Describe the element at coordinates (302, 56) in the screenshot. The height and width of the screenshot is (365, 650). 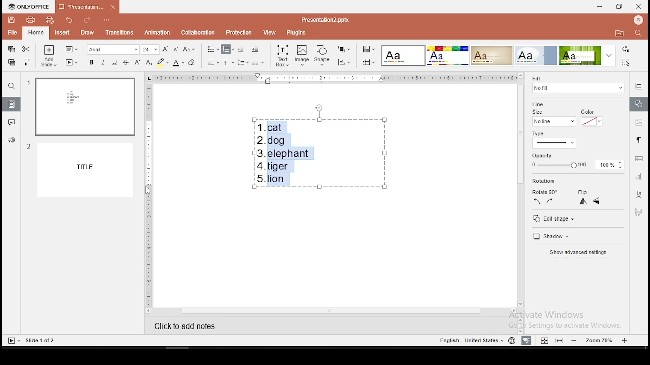
I see `image` at that location.